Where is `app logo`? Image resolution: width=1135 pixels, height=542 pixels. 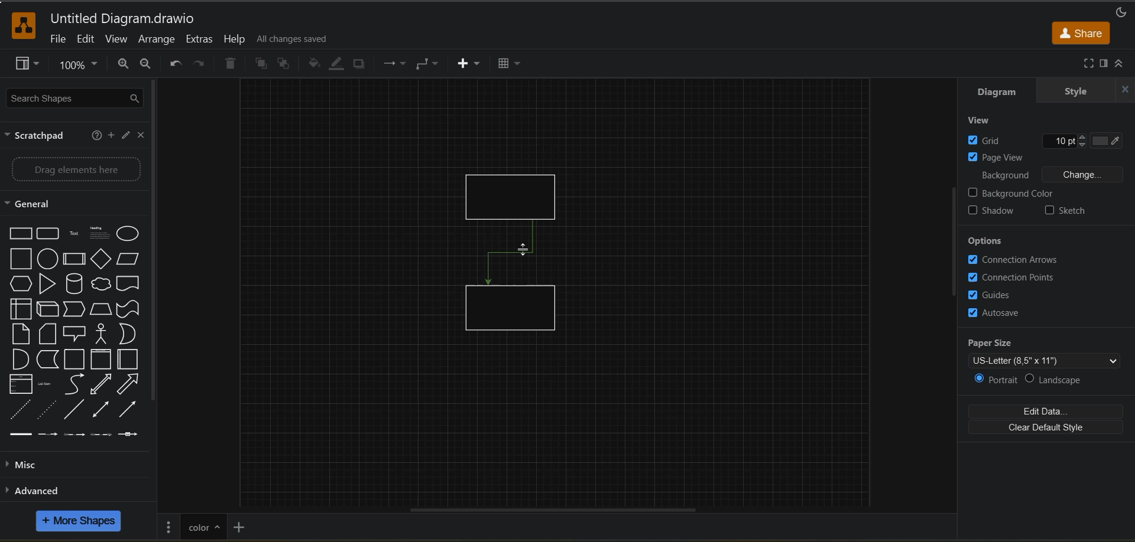
app logo is located at coordinates (18, 24).